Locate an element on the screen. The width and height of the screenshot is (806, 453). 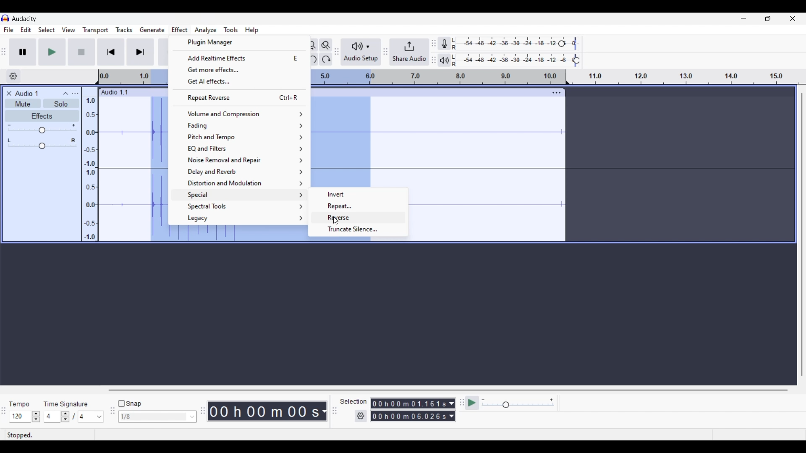
Redo is located at coordinates (326, 59).